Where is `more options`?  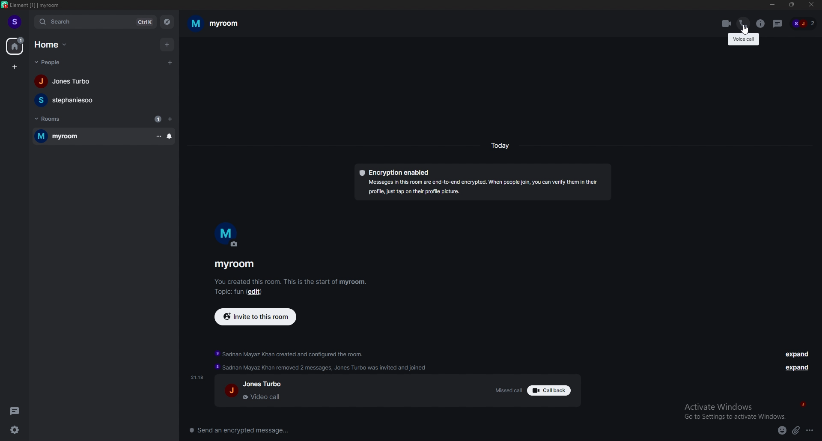
more options is located at coordinates (810, 431).